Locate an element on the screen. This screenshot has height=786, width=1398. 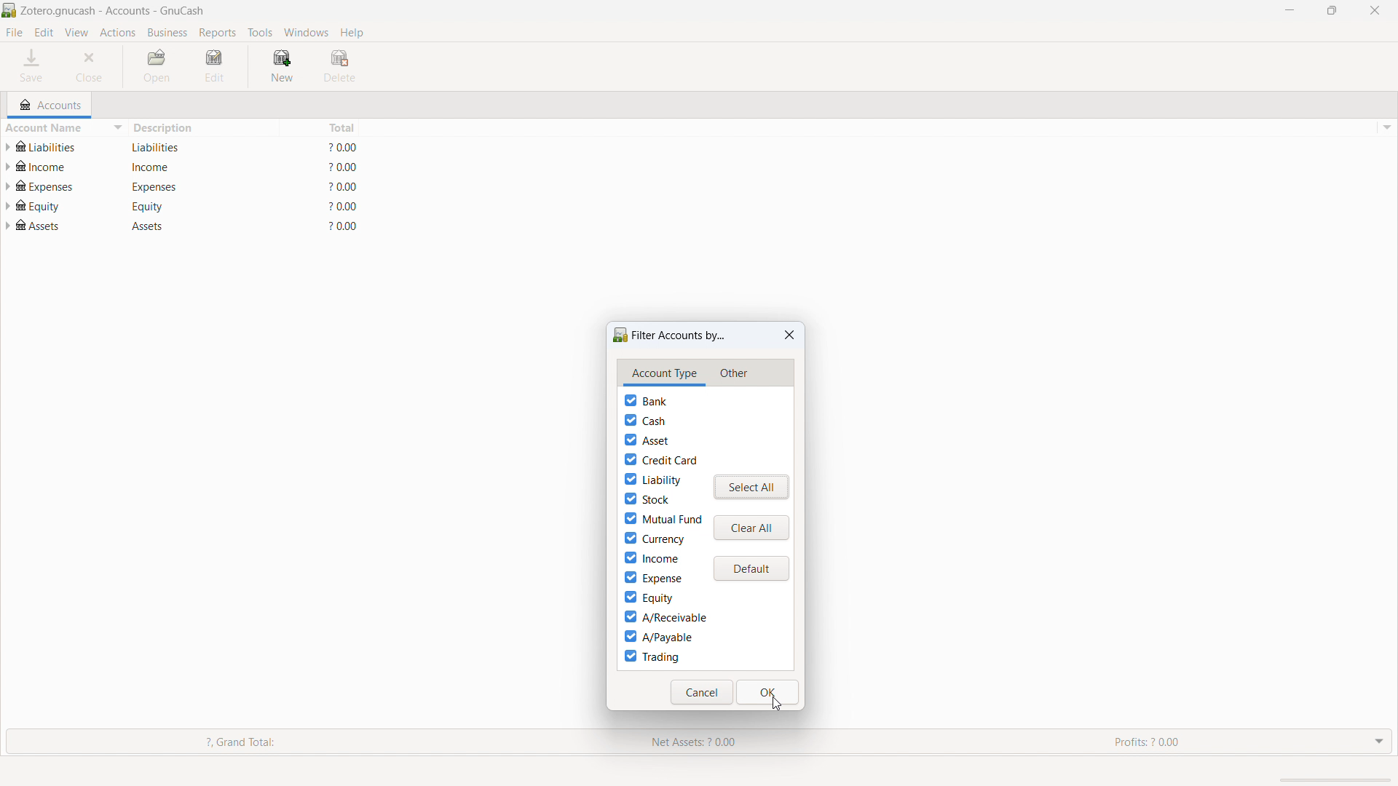
edit is located at coordinates (44, 32).